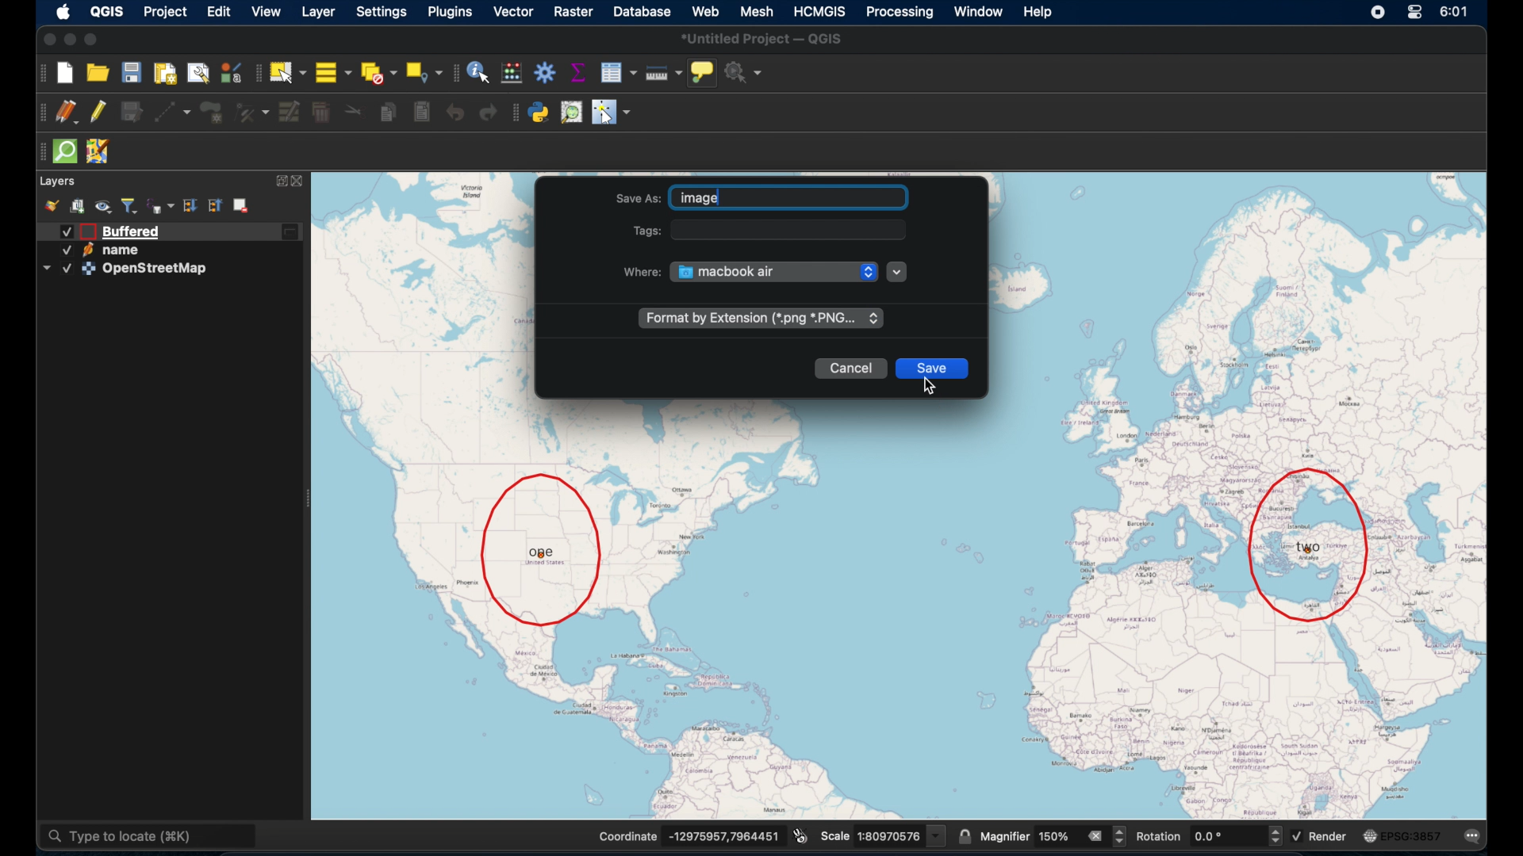  Describe the element at coordinates (87, 231) in the screenshot. I see `icon` at that location.